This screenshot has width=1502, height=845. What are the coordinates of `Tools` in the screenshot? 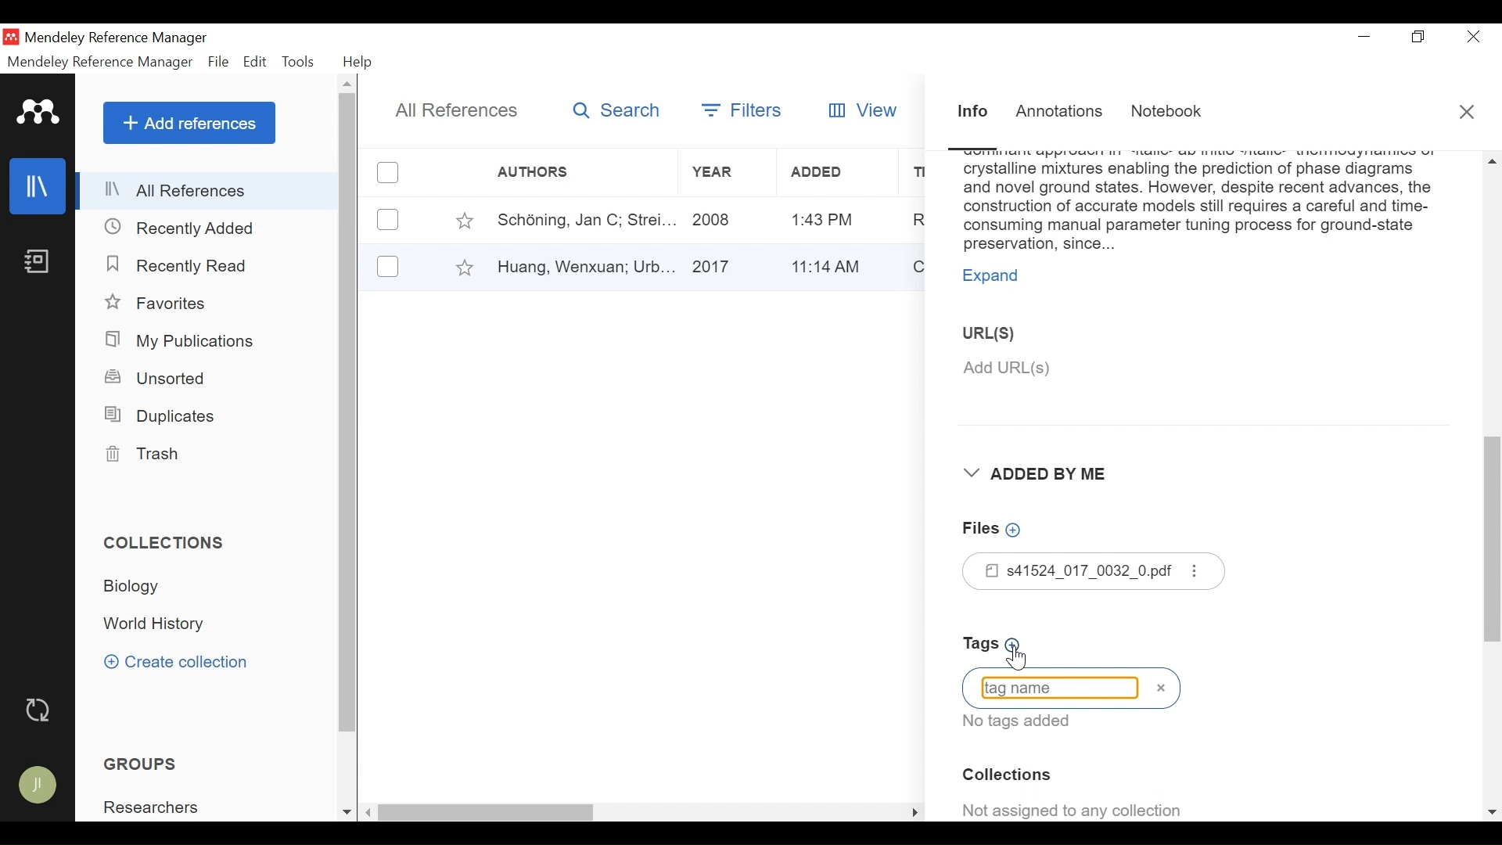 It's located at (298, 62).